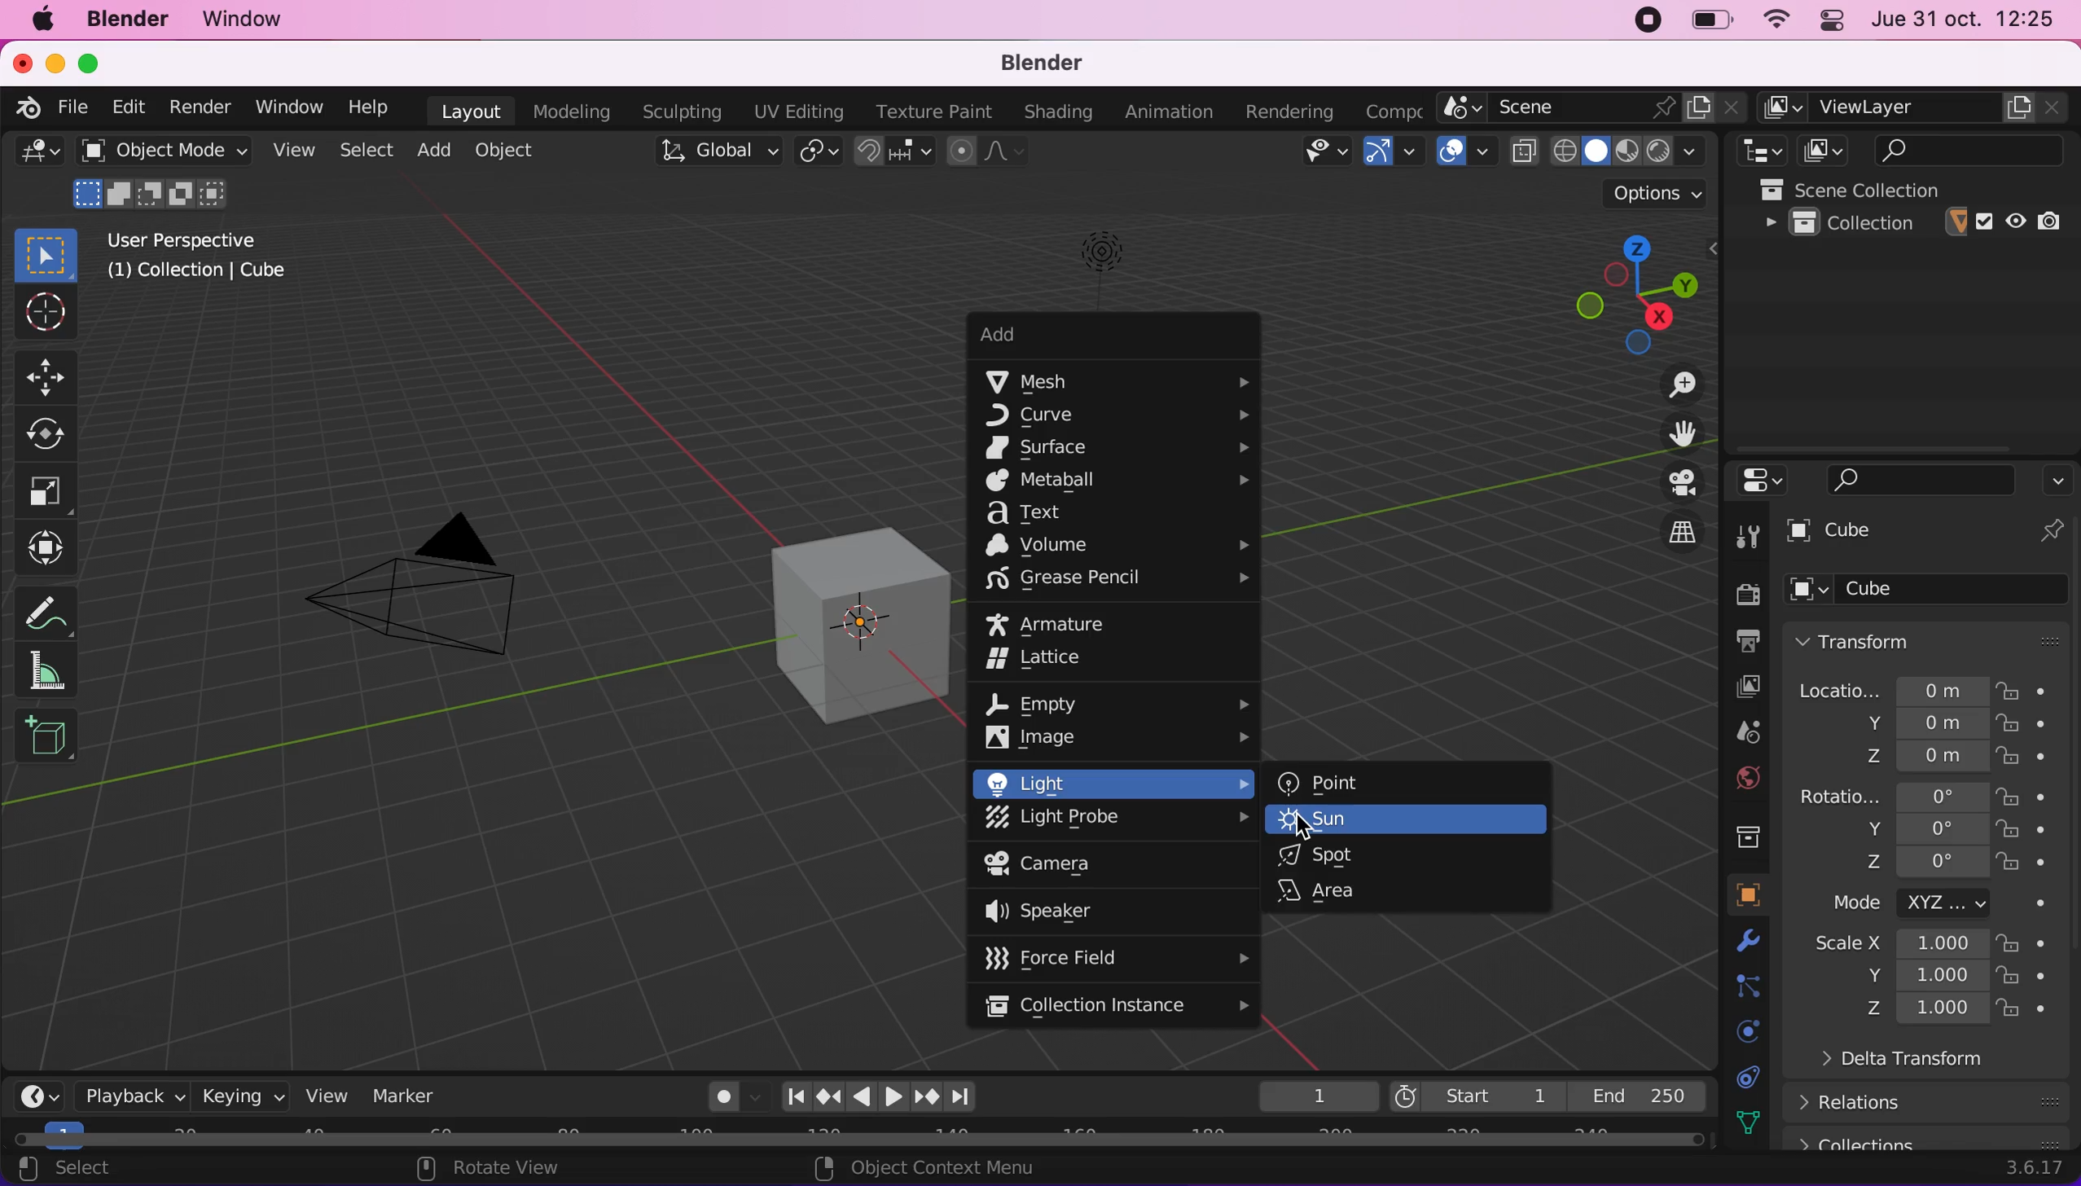 This screenshot has width=2081, height=1186. Describe the element at coordinates (1666, 482) in the screenshot. I see `toggle the camera view` at that location.